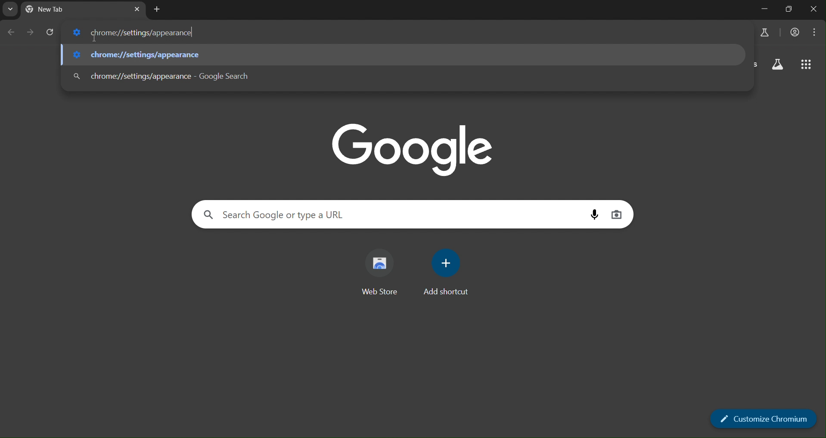  Describe the element at coordinates (597, 214) in the screenshot. I see `voice search` at that location.